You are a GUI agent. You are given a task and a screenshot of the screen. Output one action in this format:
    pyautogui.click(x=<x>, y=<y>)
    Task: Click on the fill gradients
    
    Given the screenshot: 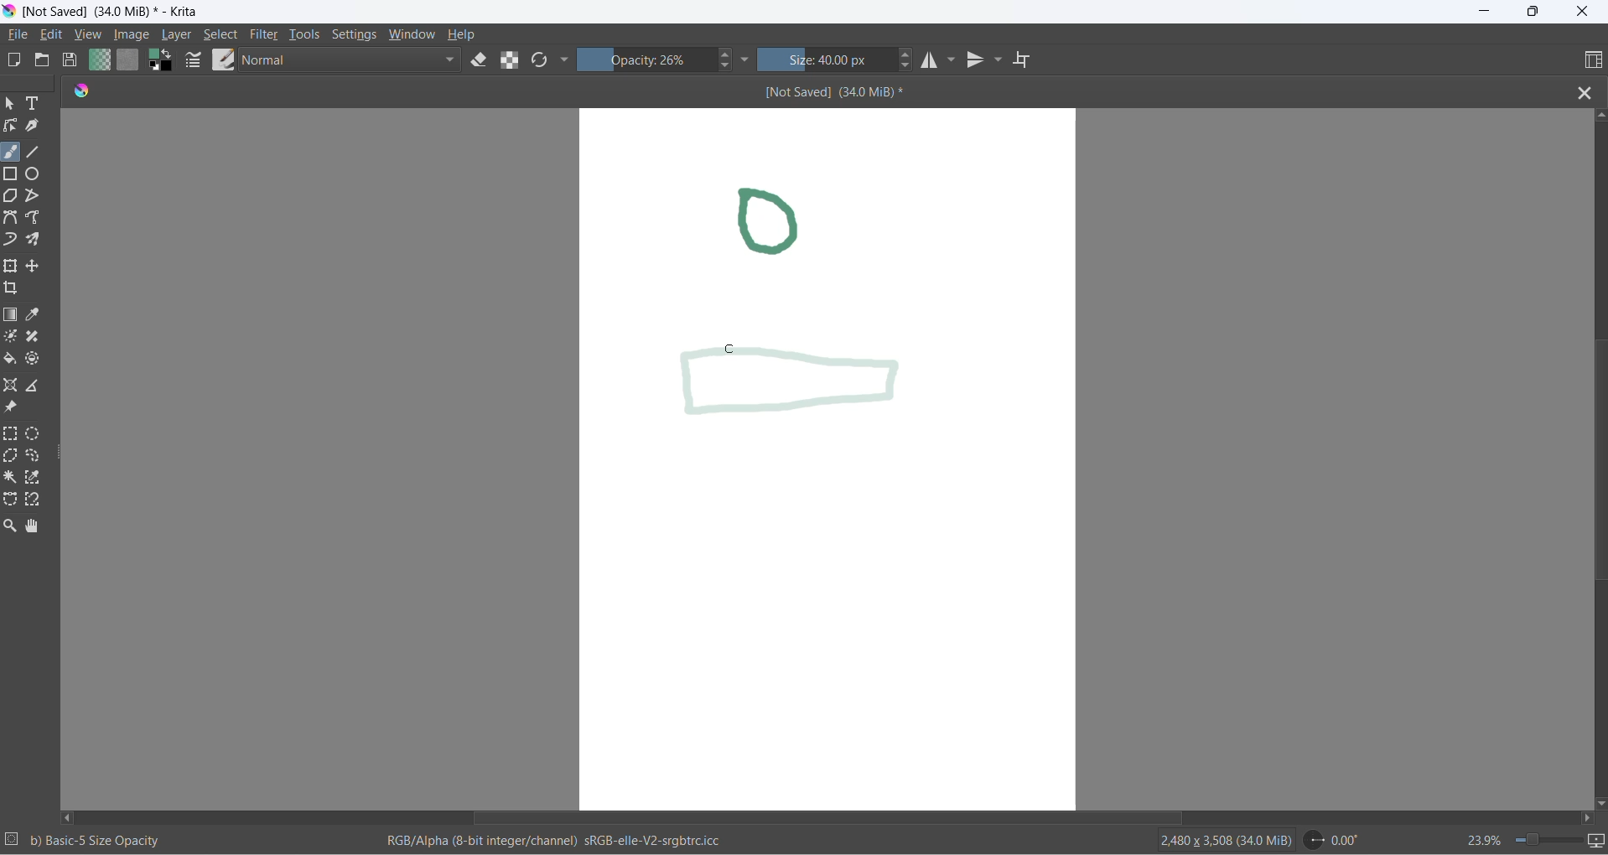 What is the action you would take?
    pyautogui.click(x=99, y=60)
    